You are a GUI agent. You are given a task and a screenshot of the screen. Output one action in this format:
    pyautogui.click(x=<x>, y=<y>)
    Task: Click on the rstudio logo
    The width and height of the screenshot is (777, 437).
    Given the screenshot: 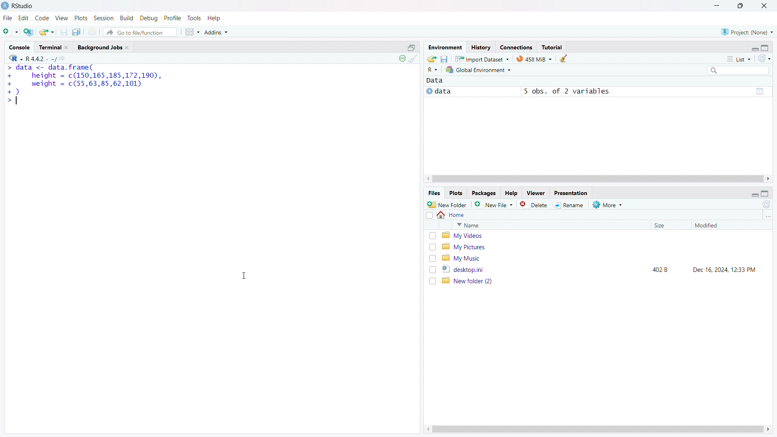 What is the action you would take?
    pyautogui.click(x=5, y=6)
    